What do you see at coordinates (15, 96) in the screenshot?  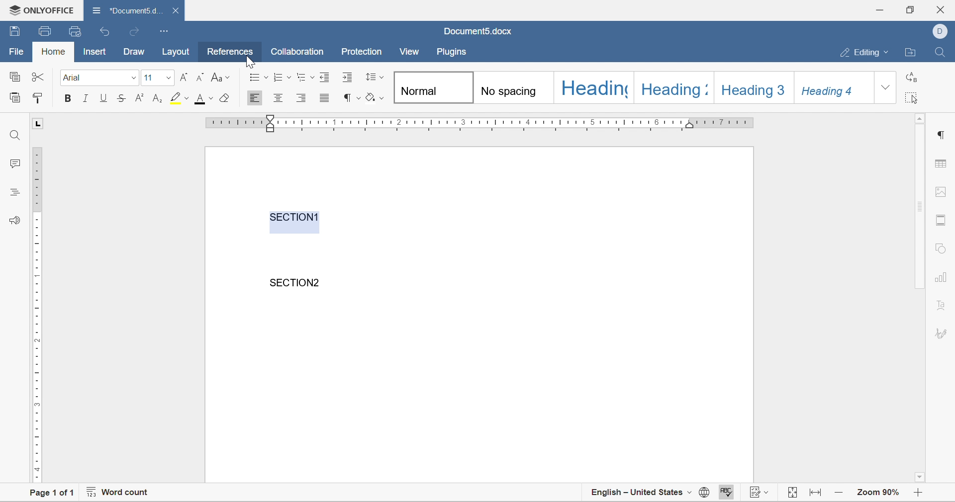 I see `paste` at bounding box center [15, 96].